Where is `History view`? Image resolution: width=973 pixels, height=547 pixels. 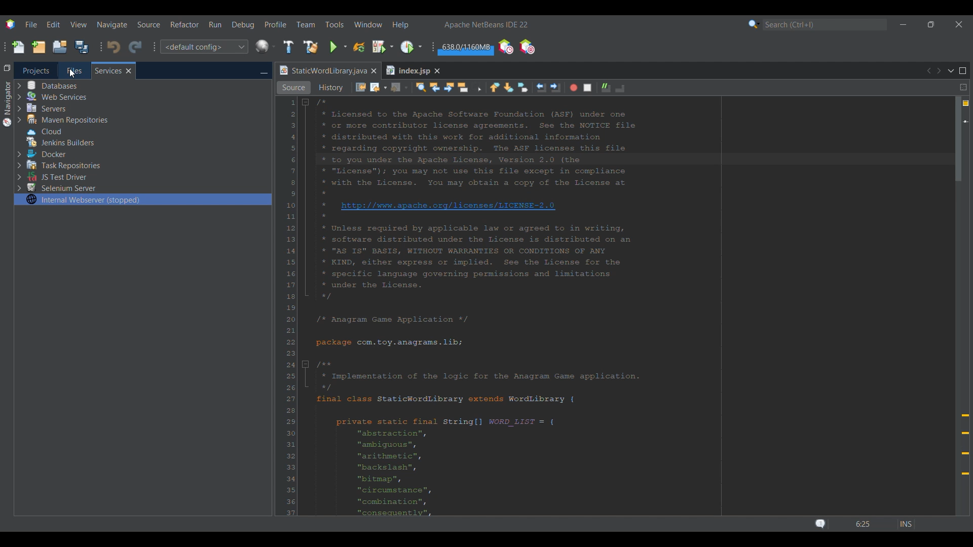
History view is located at coordinates (330, 88).